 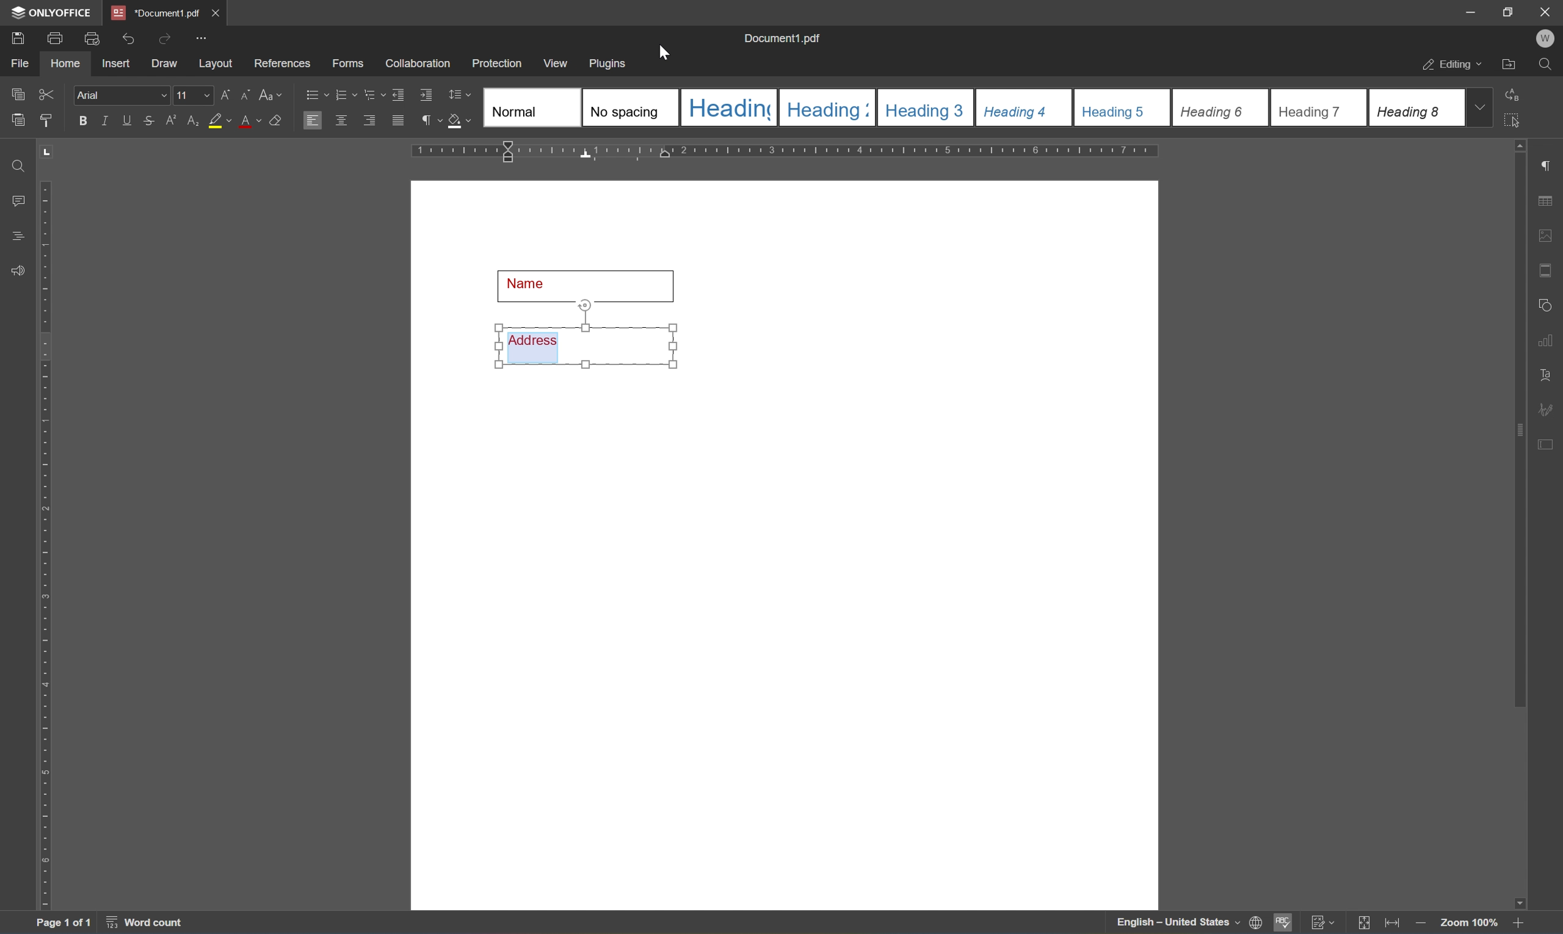 I want to click on decrement font size, so click(x=247, y=95).